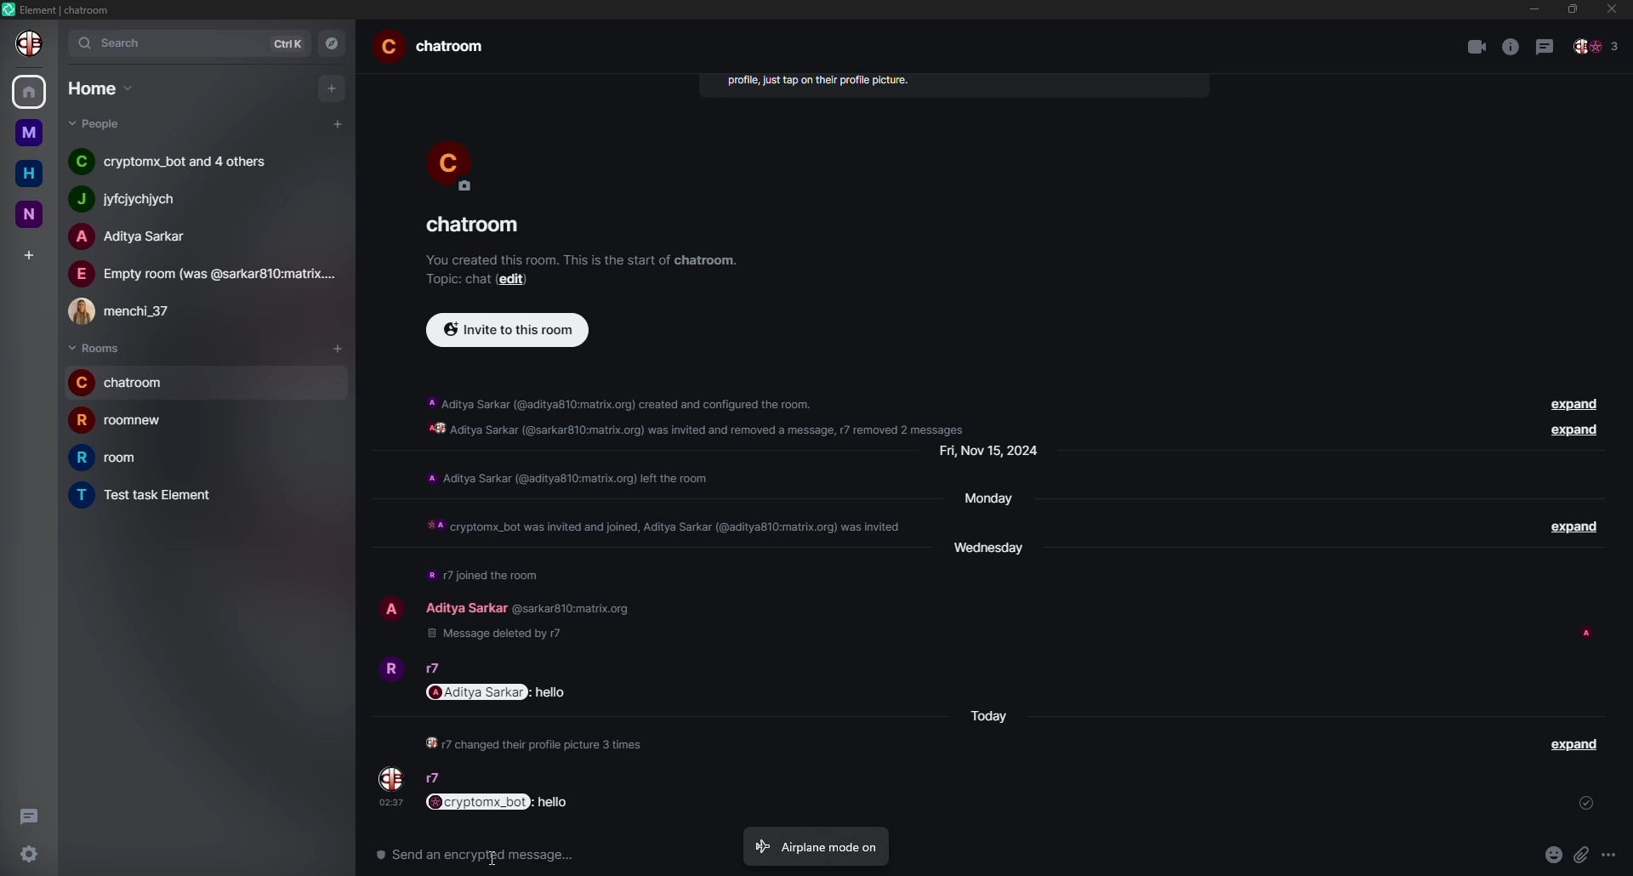  What do you see at coordinates (817, 78) in the screenshot?
I see `info` at bounding box center [817, 78].